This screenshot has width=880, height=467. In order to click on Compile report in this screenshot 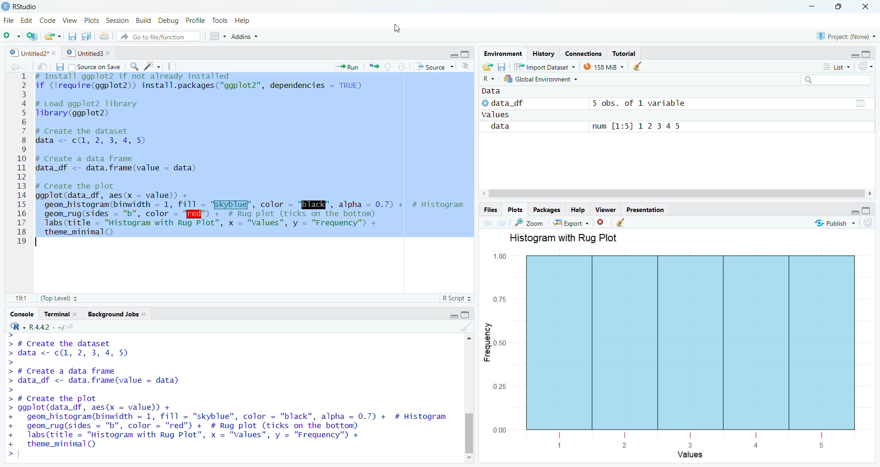, I will do `click(174, 66)`.